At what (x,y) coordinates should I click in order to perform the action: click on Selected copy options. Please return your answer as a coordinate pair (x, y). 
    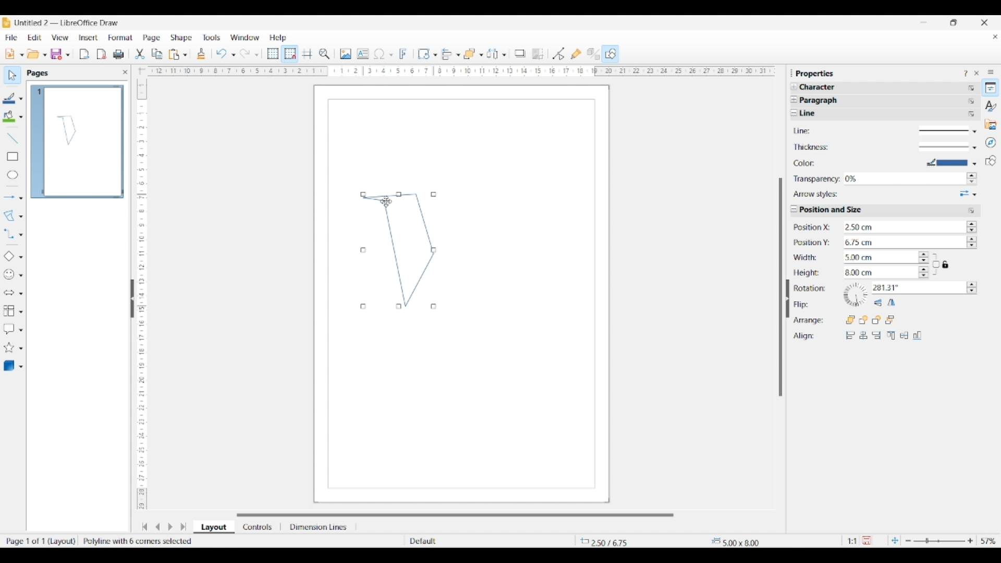
    Looking at the image, I should click on (140, 54).